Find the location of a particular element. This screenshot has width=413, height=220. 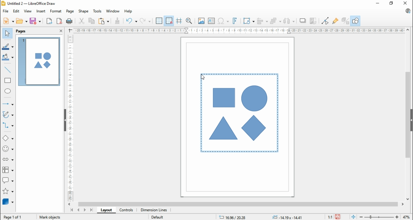

scroll bar is located at coordinates (408, 114).